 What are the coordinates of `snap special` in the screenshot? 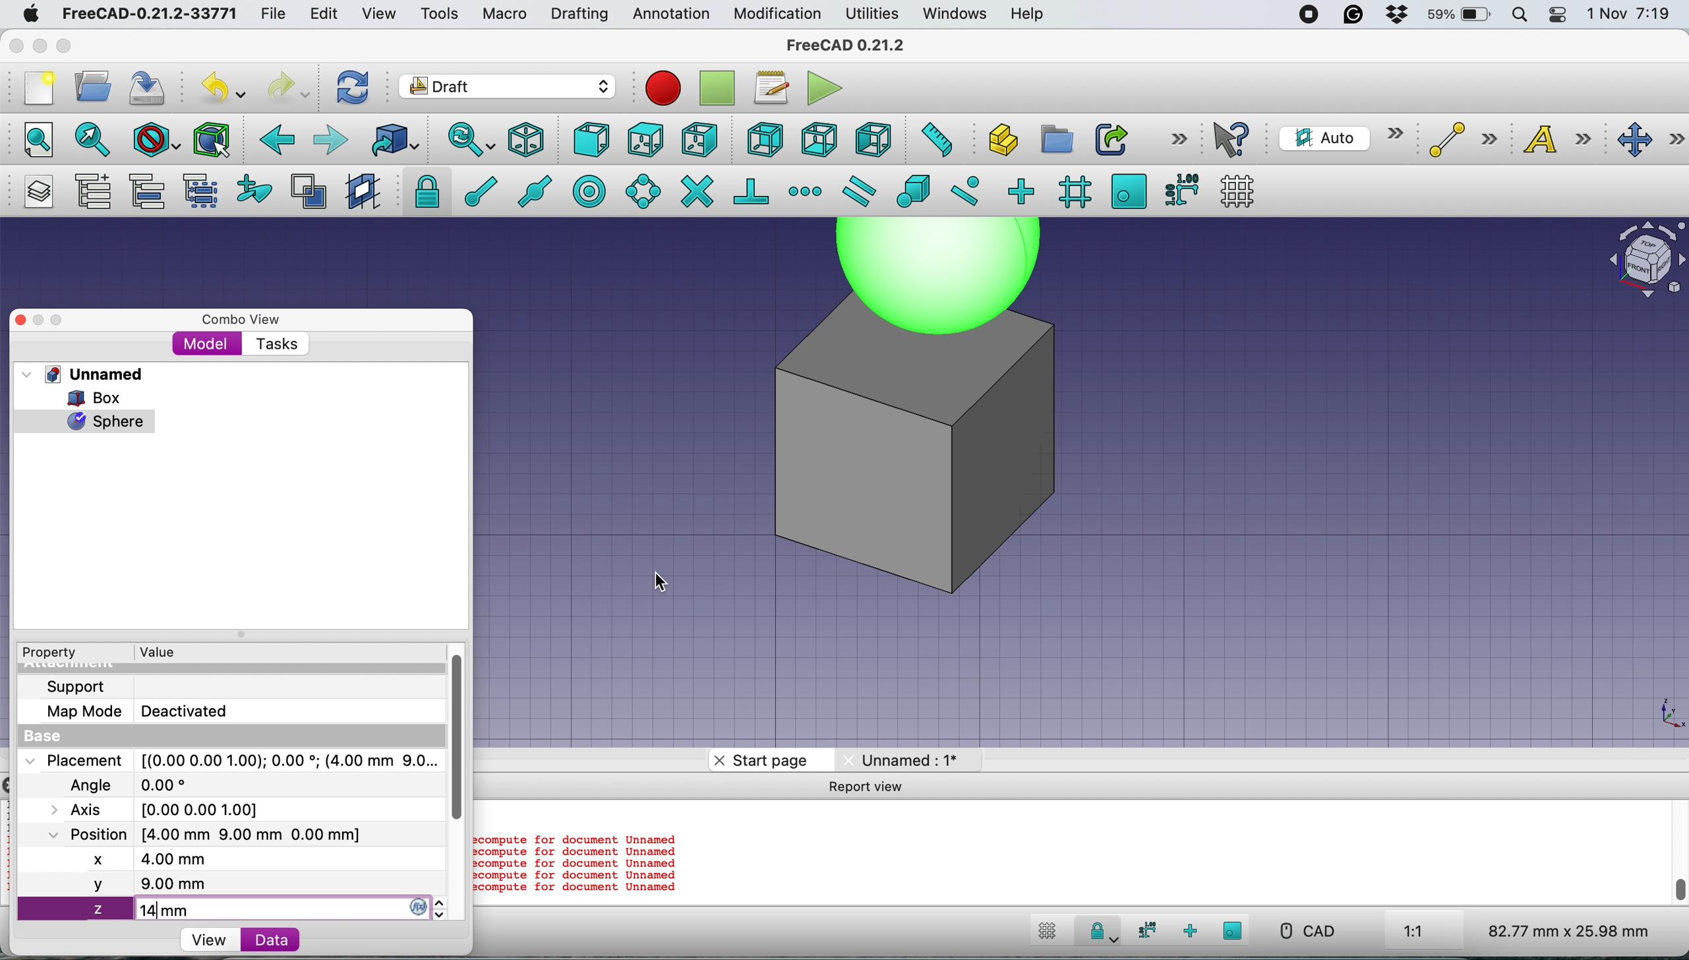 It's located at (912, 191).